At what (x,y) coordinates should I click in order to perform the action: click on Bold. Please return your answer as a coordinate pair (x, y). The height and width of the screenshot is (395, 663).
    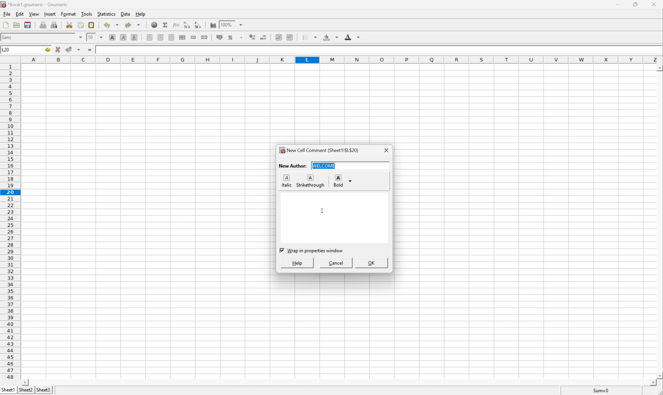
    Looking at the image, I should click on (111, 37).